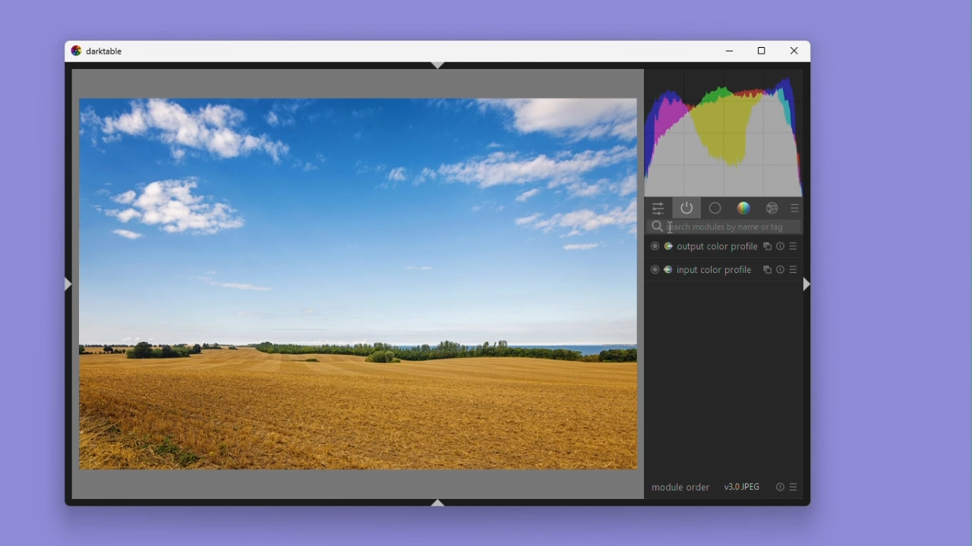 The width and height of the screenshot is (972, 546). I want to click on darktable, so click(106, 52).